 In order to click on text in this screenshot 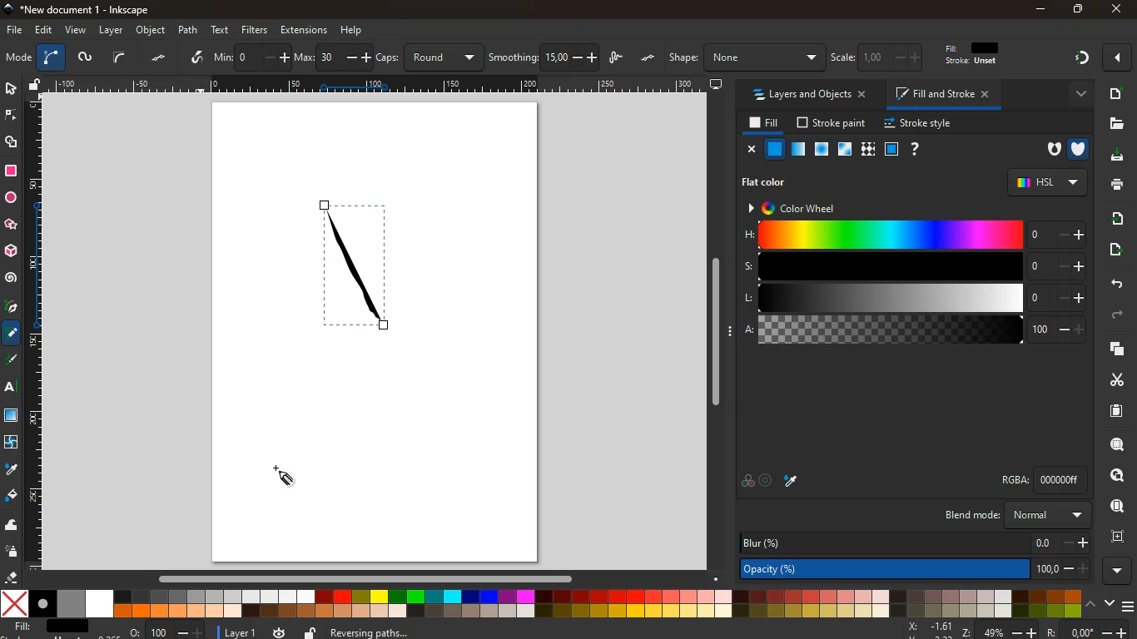, I will do `click(12, 389)`.